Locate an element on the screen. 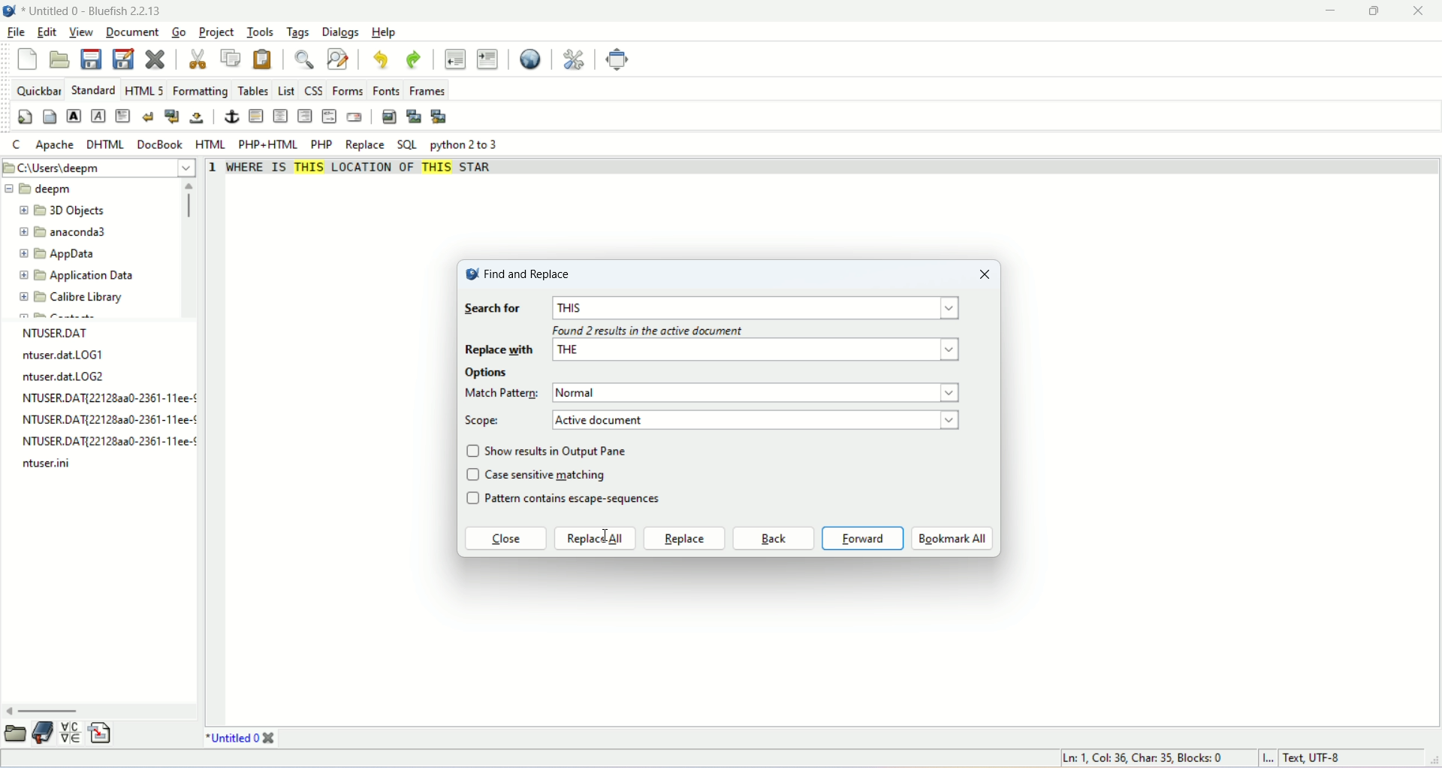 The width and height of the screenshot is (1442, 768). 3D Object is located at coordinates (64, 212).